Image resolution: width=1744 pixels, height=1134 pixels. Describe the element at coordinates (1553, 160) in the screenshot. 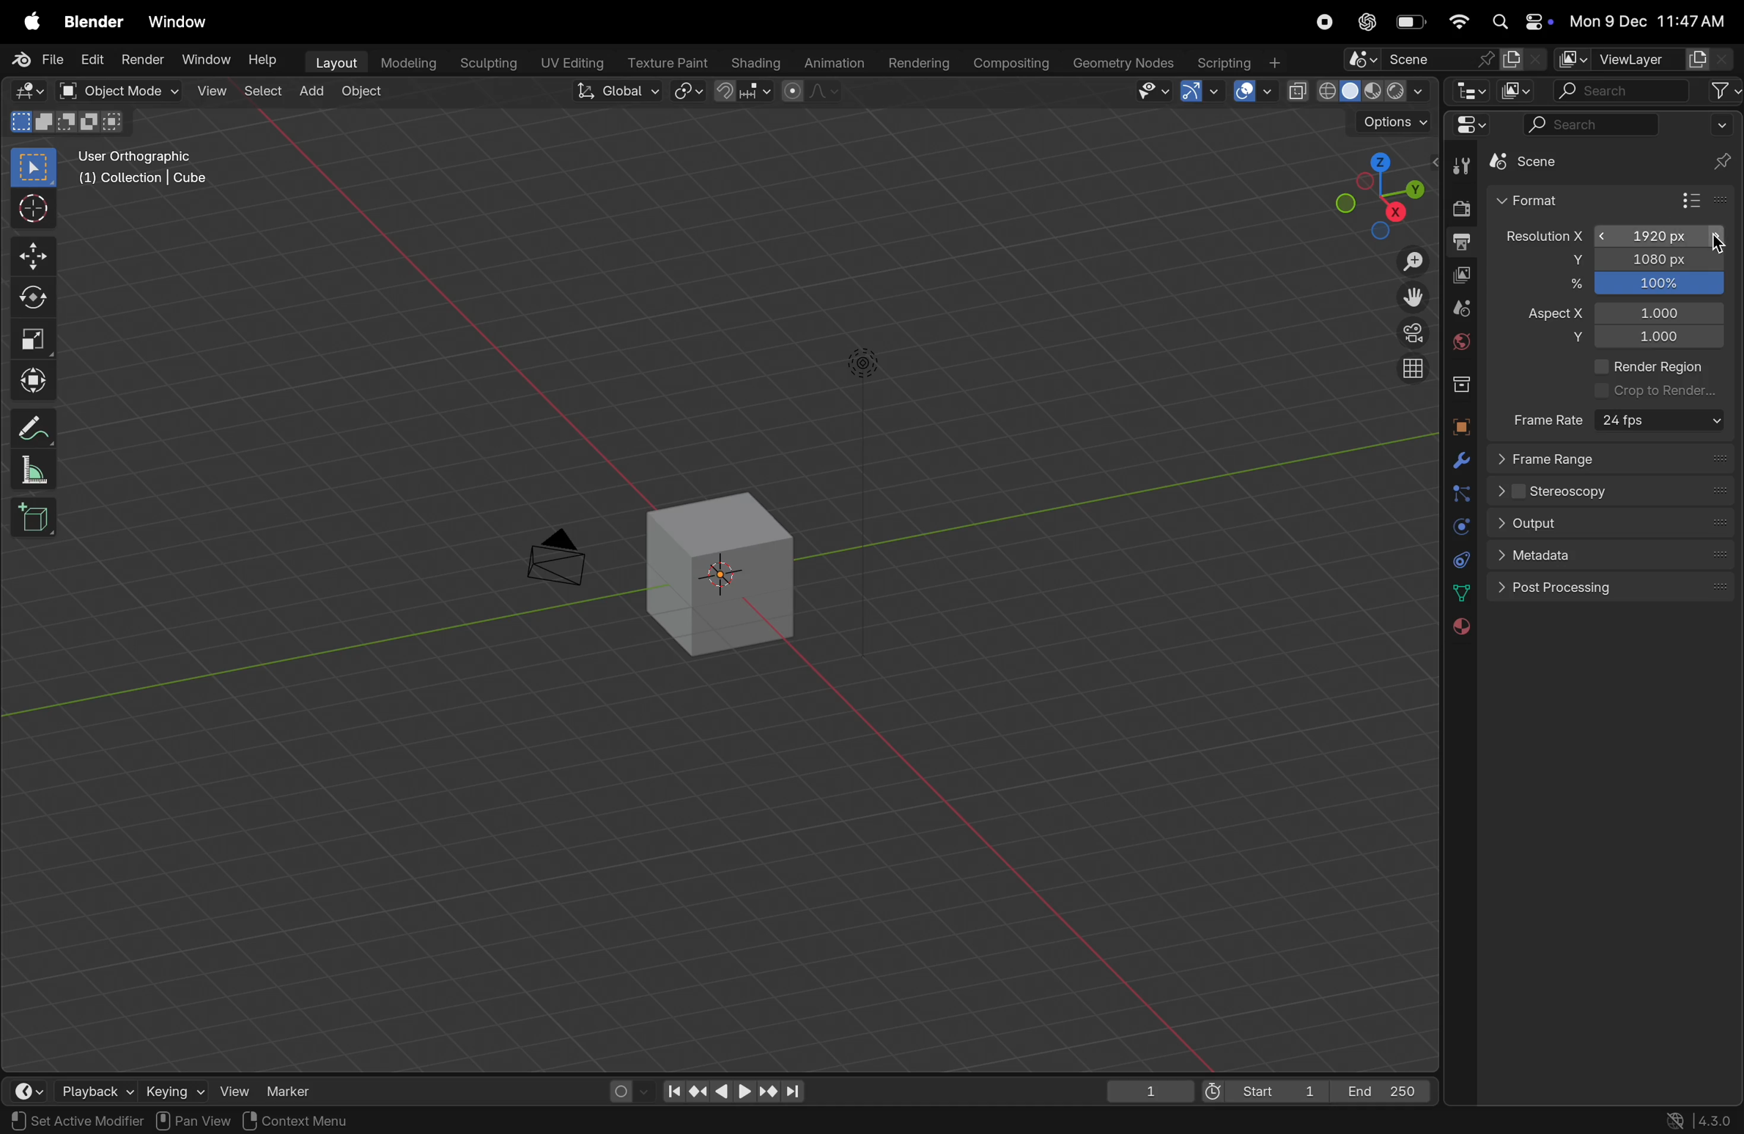

I see `scene` at that location.